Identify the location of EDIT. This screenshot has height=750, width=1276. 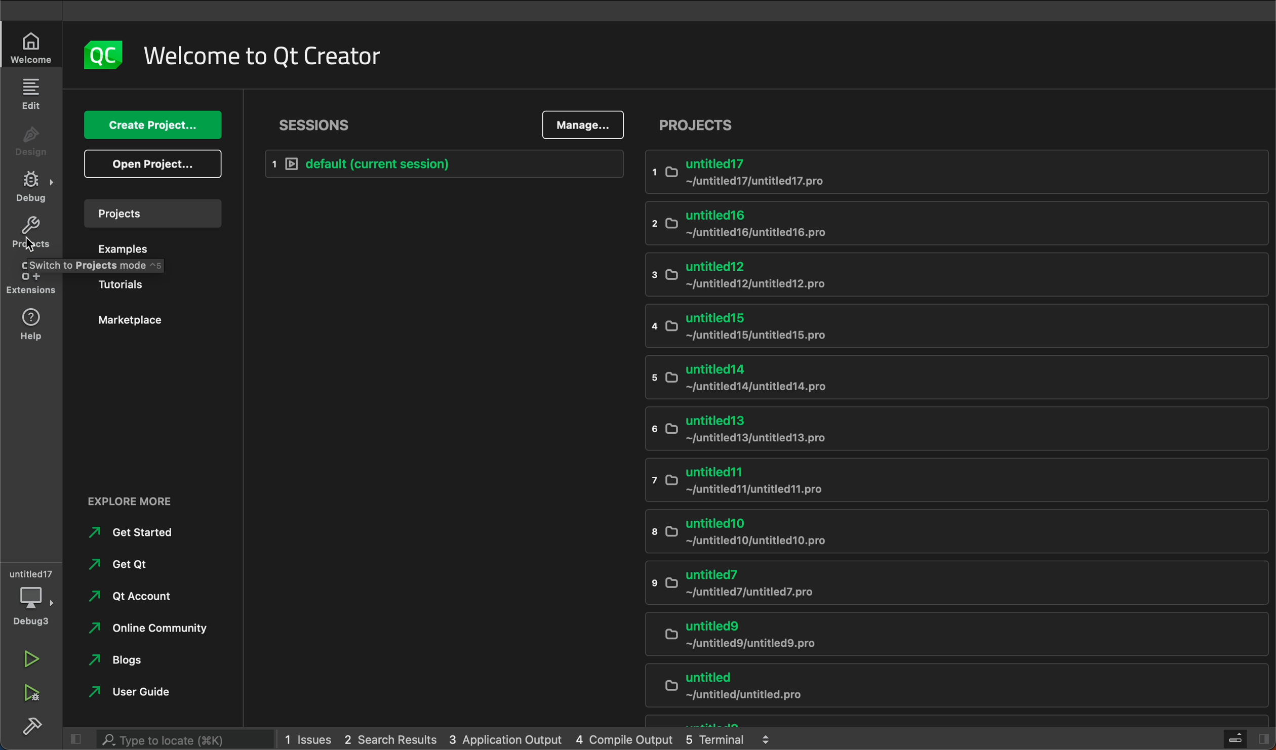
(31, 93).